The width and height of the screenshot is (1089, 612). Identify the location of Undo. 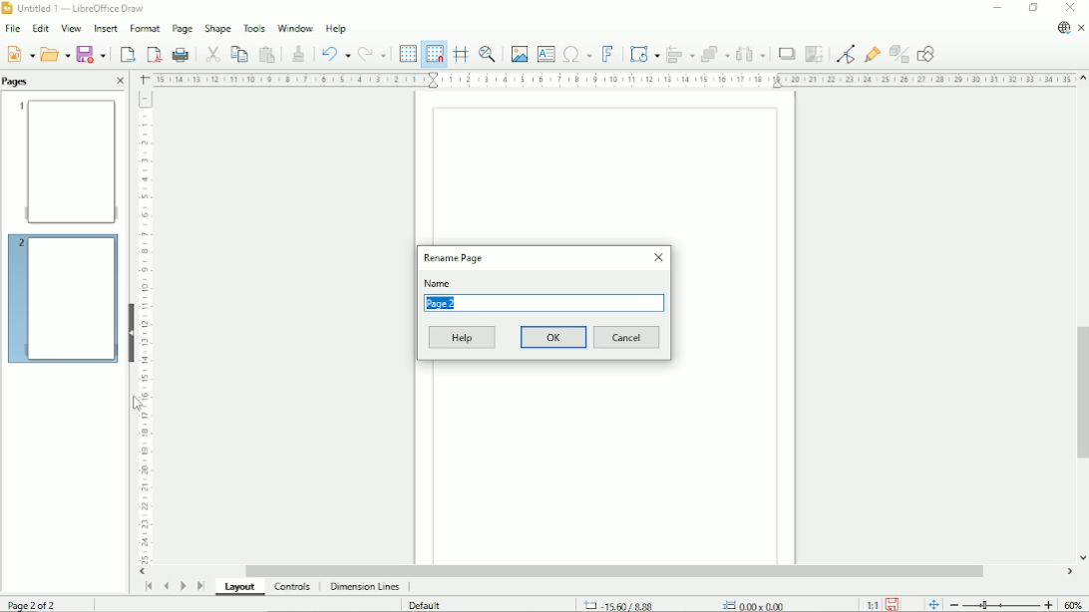
(333, 53).